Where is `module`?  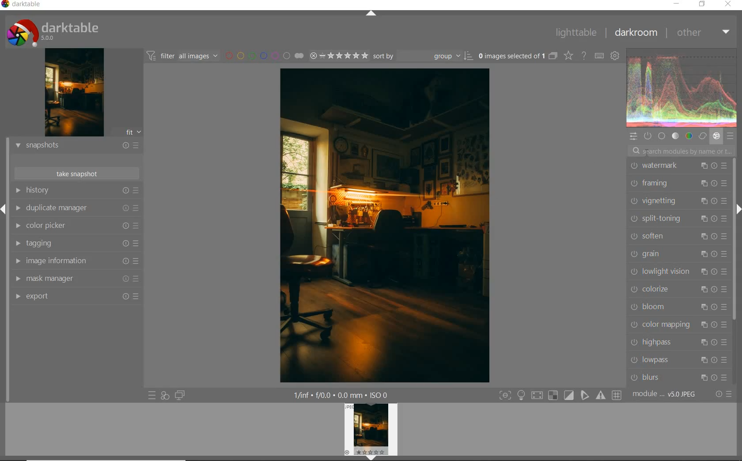
module is located at coordinates (664, 393).